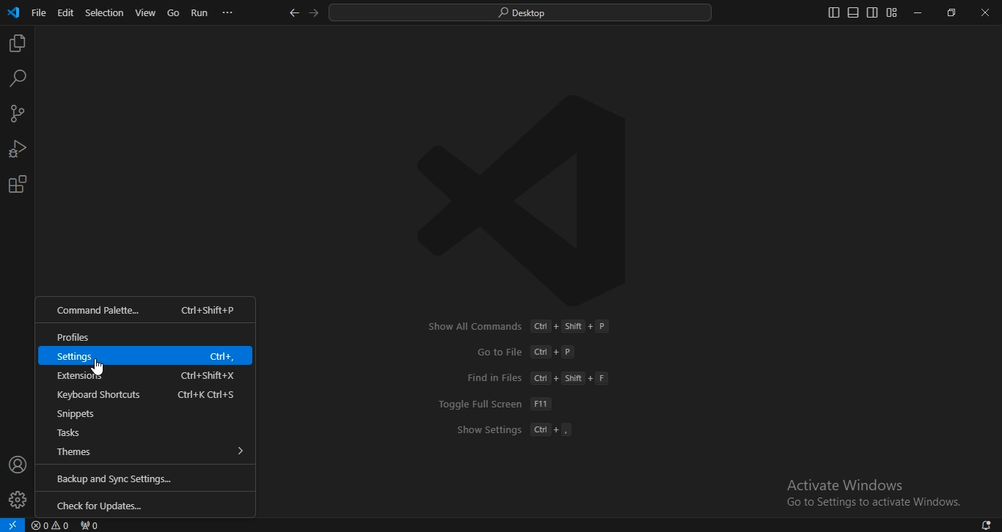 Image resolution: width=1002 pixels, height=532 pixels. I want to click on search, so click(17, 79).